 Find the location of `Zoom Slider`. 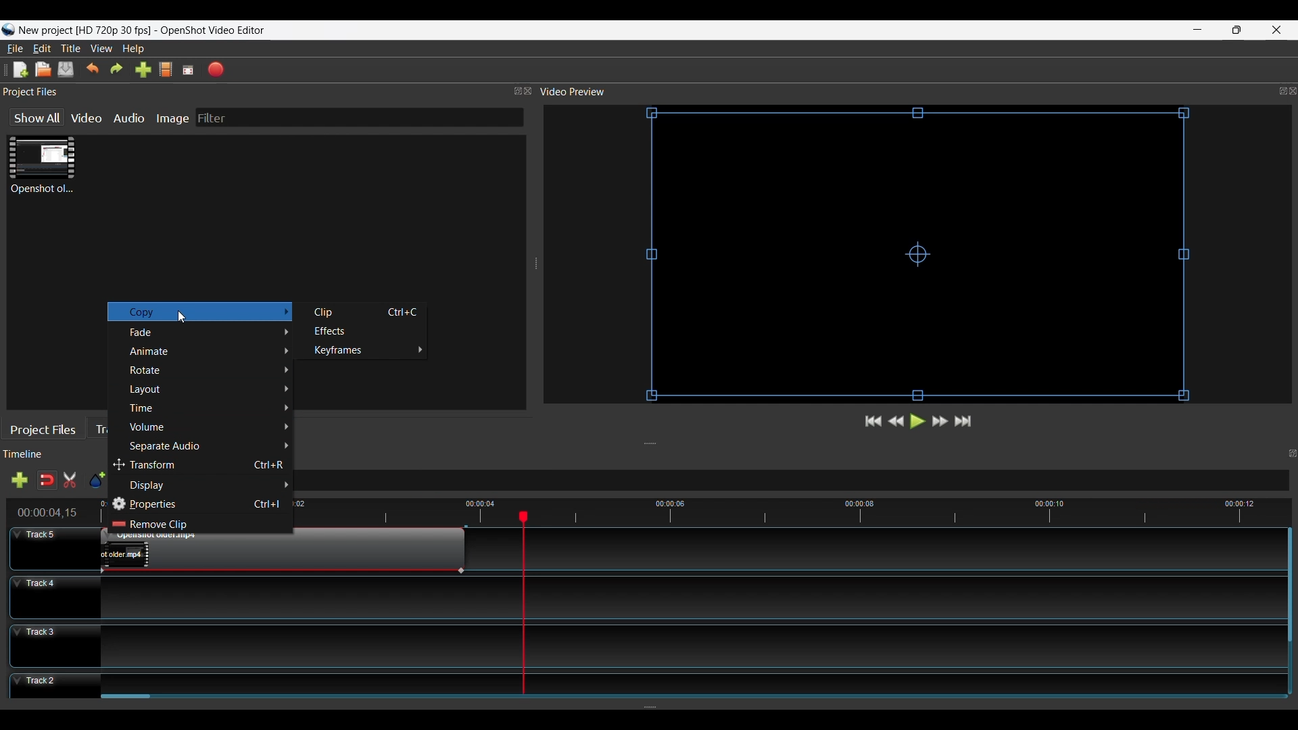

Zoom Slider is located at coordinates (797, 481).